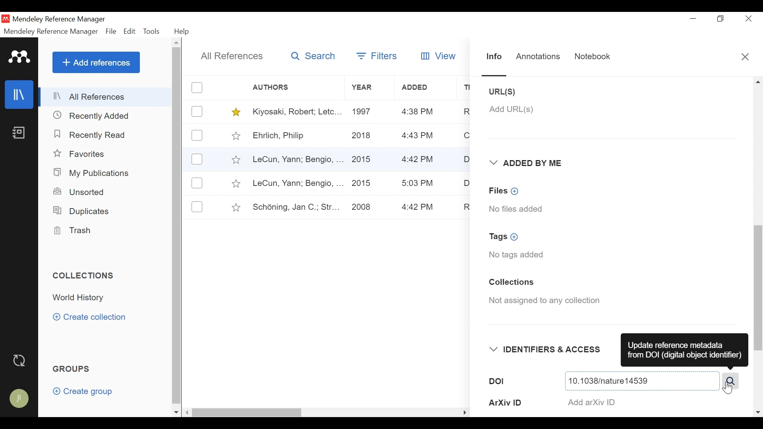  Describe the element at coordinates (177, 44) in the screenshot. I see `Scroll up` at that location.